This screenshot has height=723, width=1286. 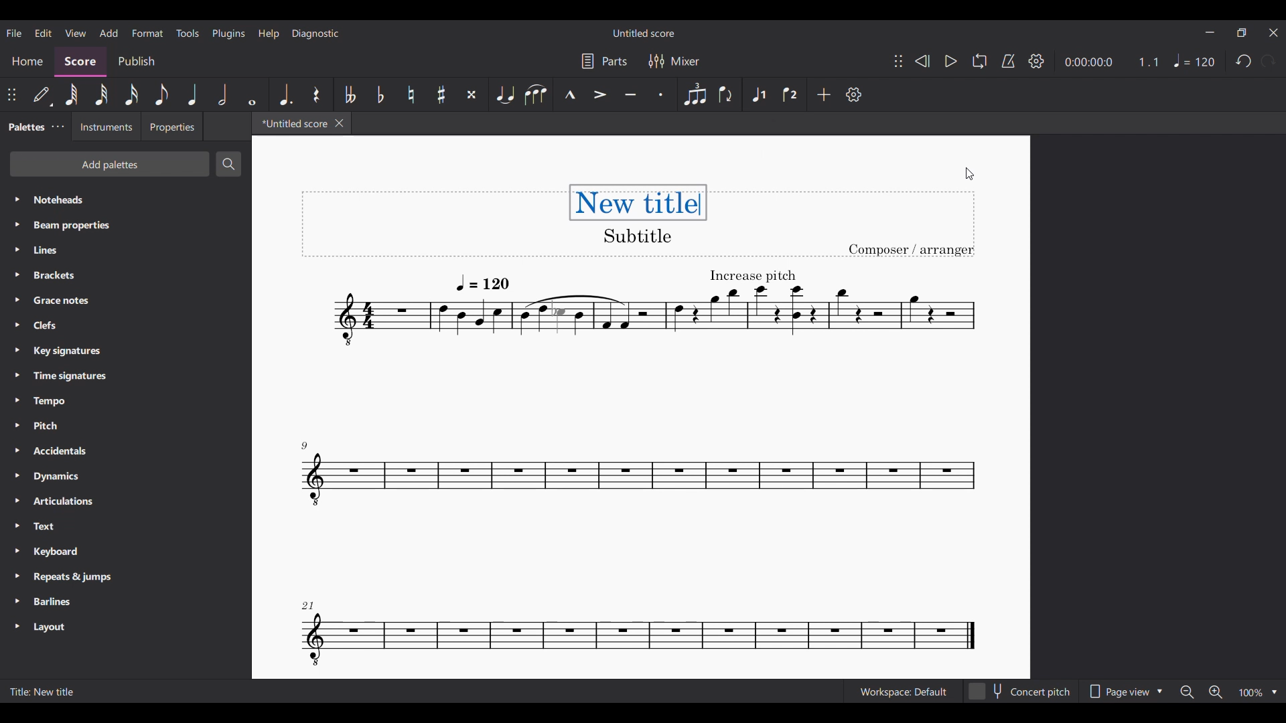 What do you see at coordinates (11, 94) in the screenshot?
I see `Change position ` at bounding box center [11, 94].